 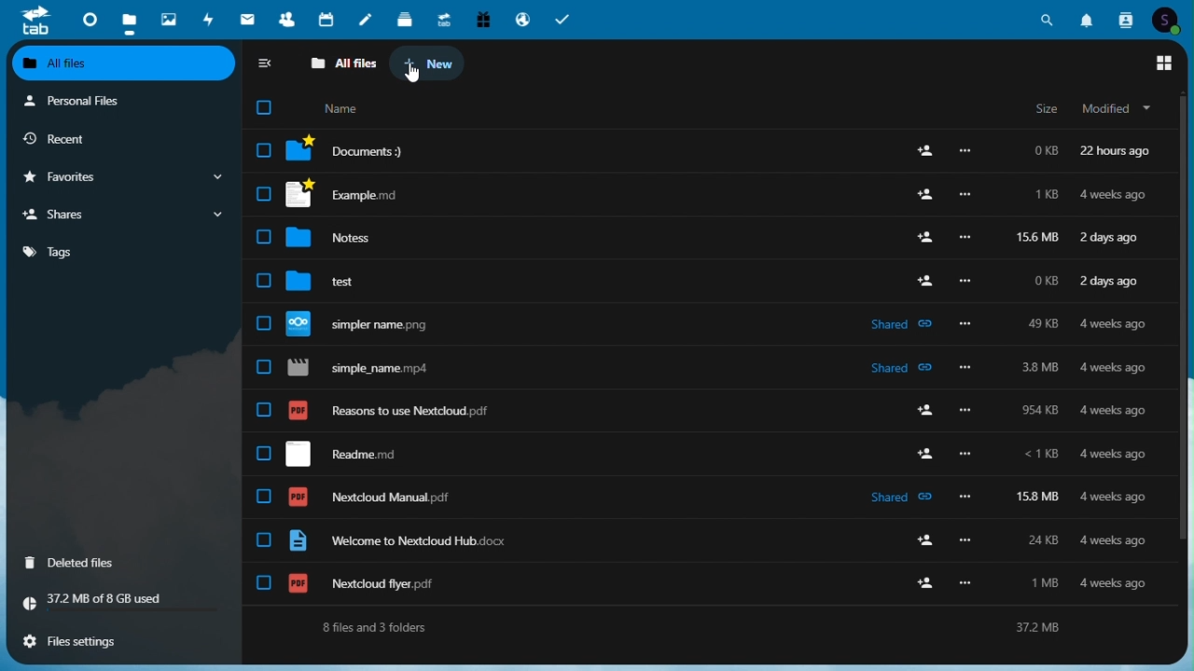 What do you see at coordinates (926, 411) in the screenshot?
I see `add user` at bounding box center [926, 411].